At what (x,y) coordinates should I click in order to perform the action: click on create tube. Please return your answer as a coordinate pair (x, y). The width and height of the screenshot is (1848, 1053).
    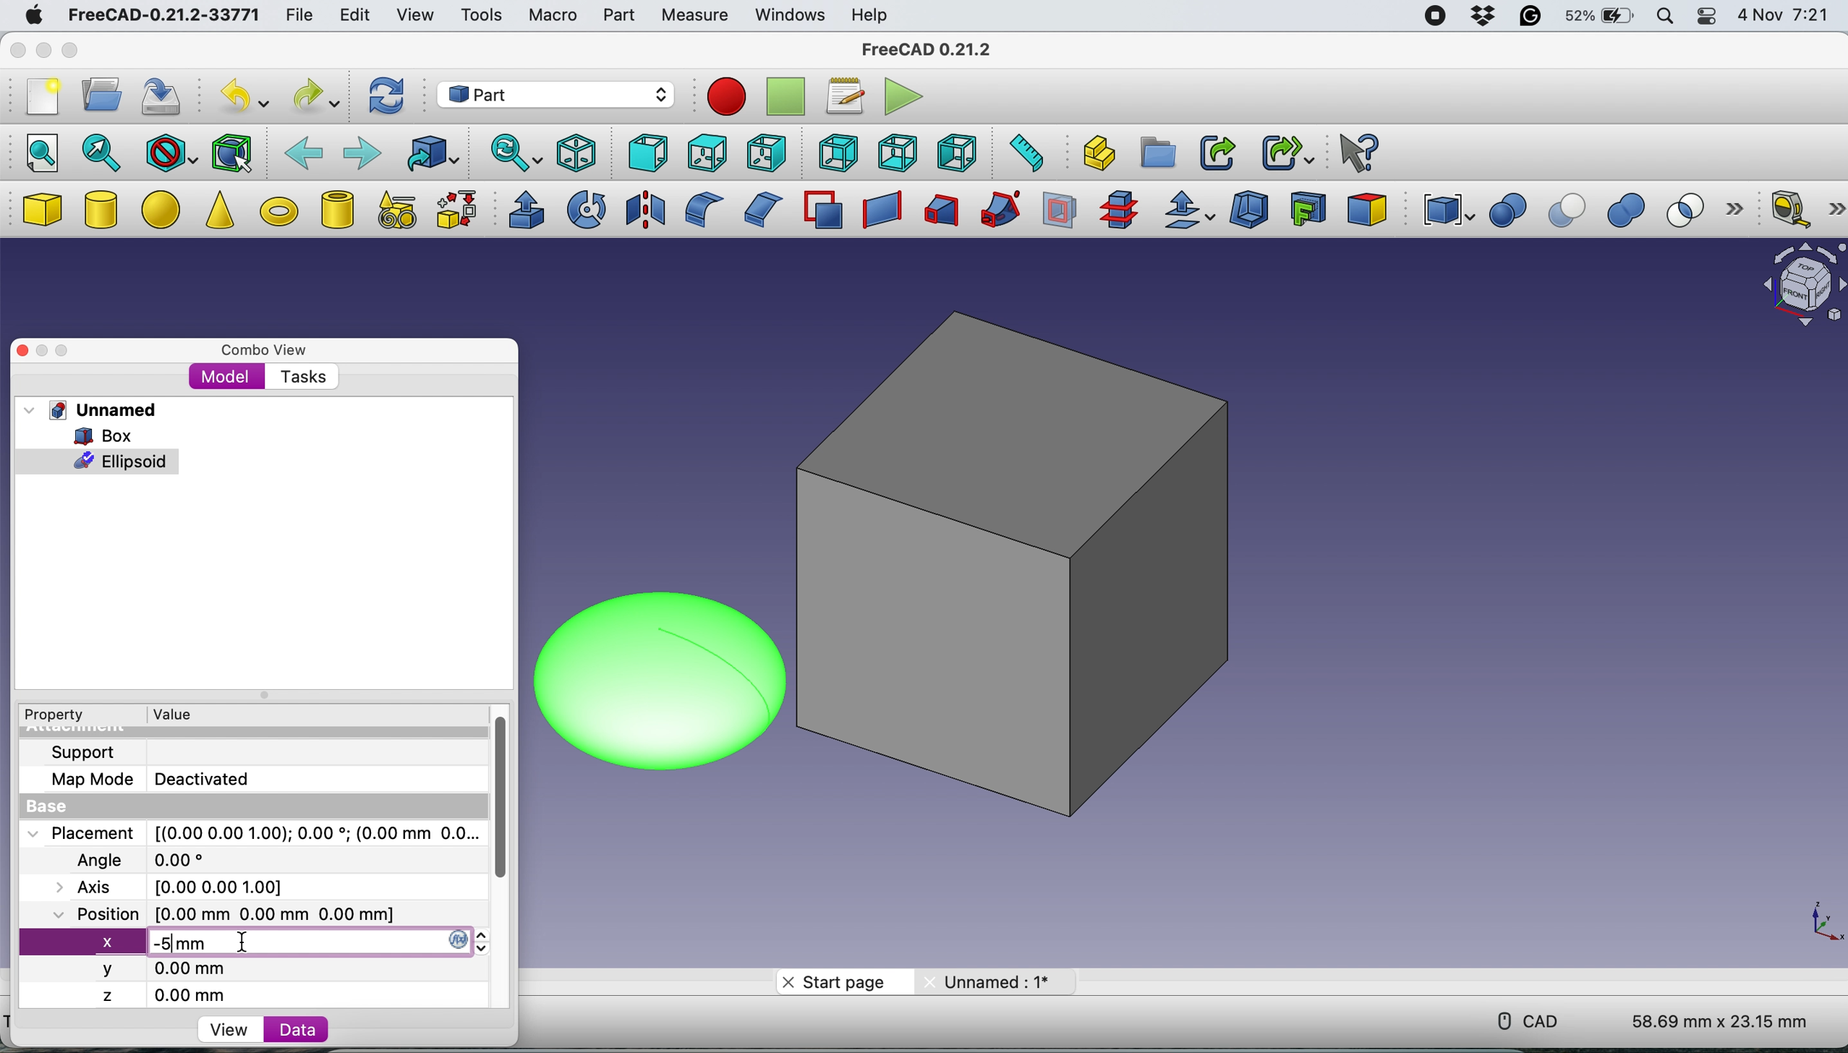
    Looking at the image, I should click on (336, 209).